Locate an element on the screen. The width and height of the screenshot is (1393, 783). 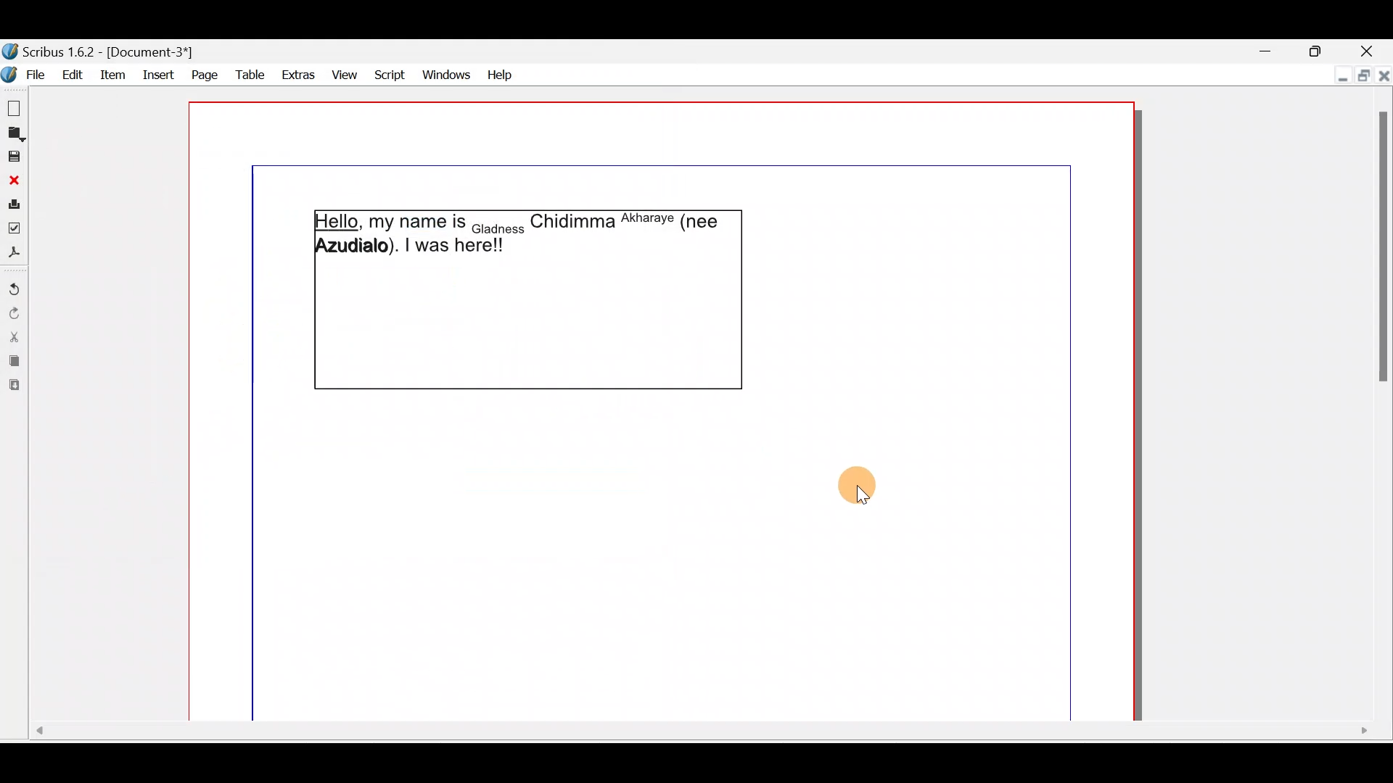
Scroll bar is located at coordinates (1378, 396).